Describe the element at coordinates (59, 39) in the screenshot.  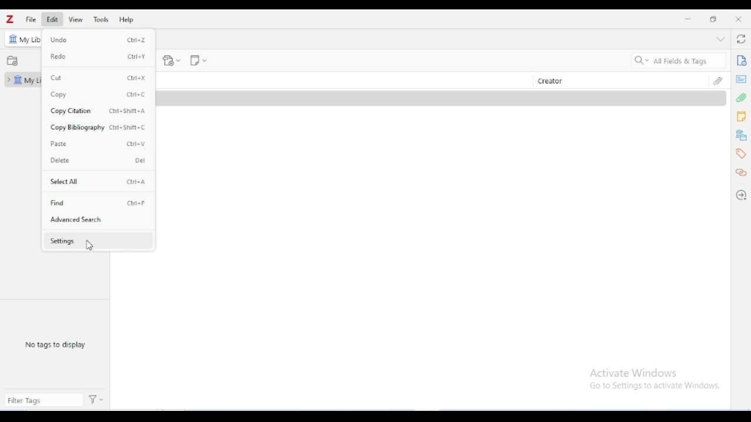
I see `undo` at that location.